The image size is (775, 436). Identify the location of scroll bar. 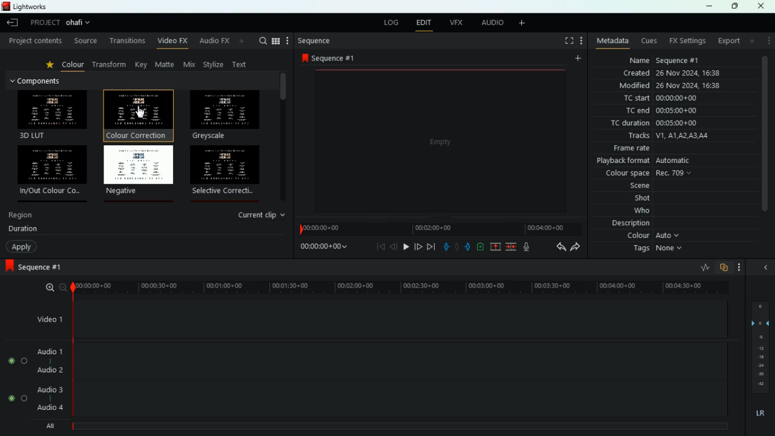
(766, 142).